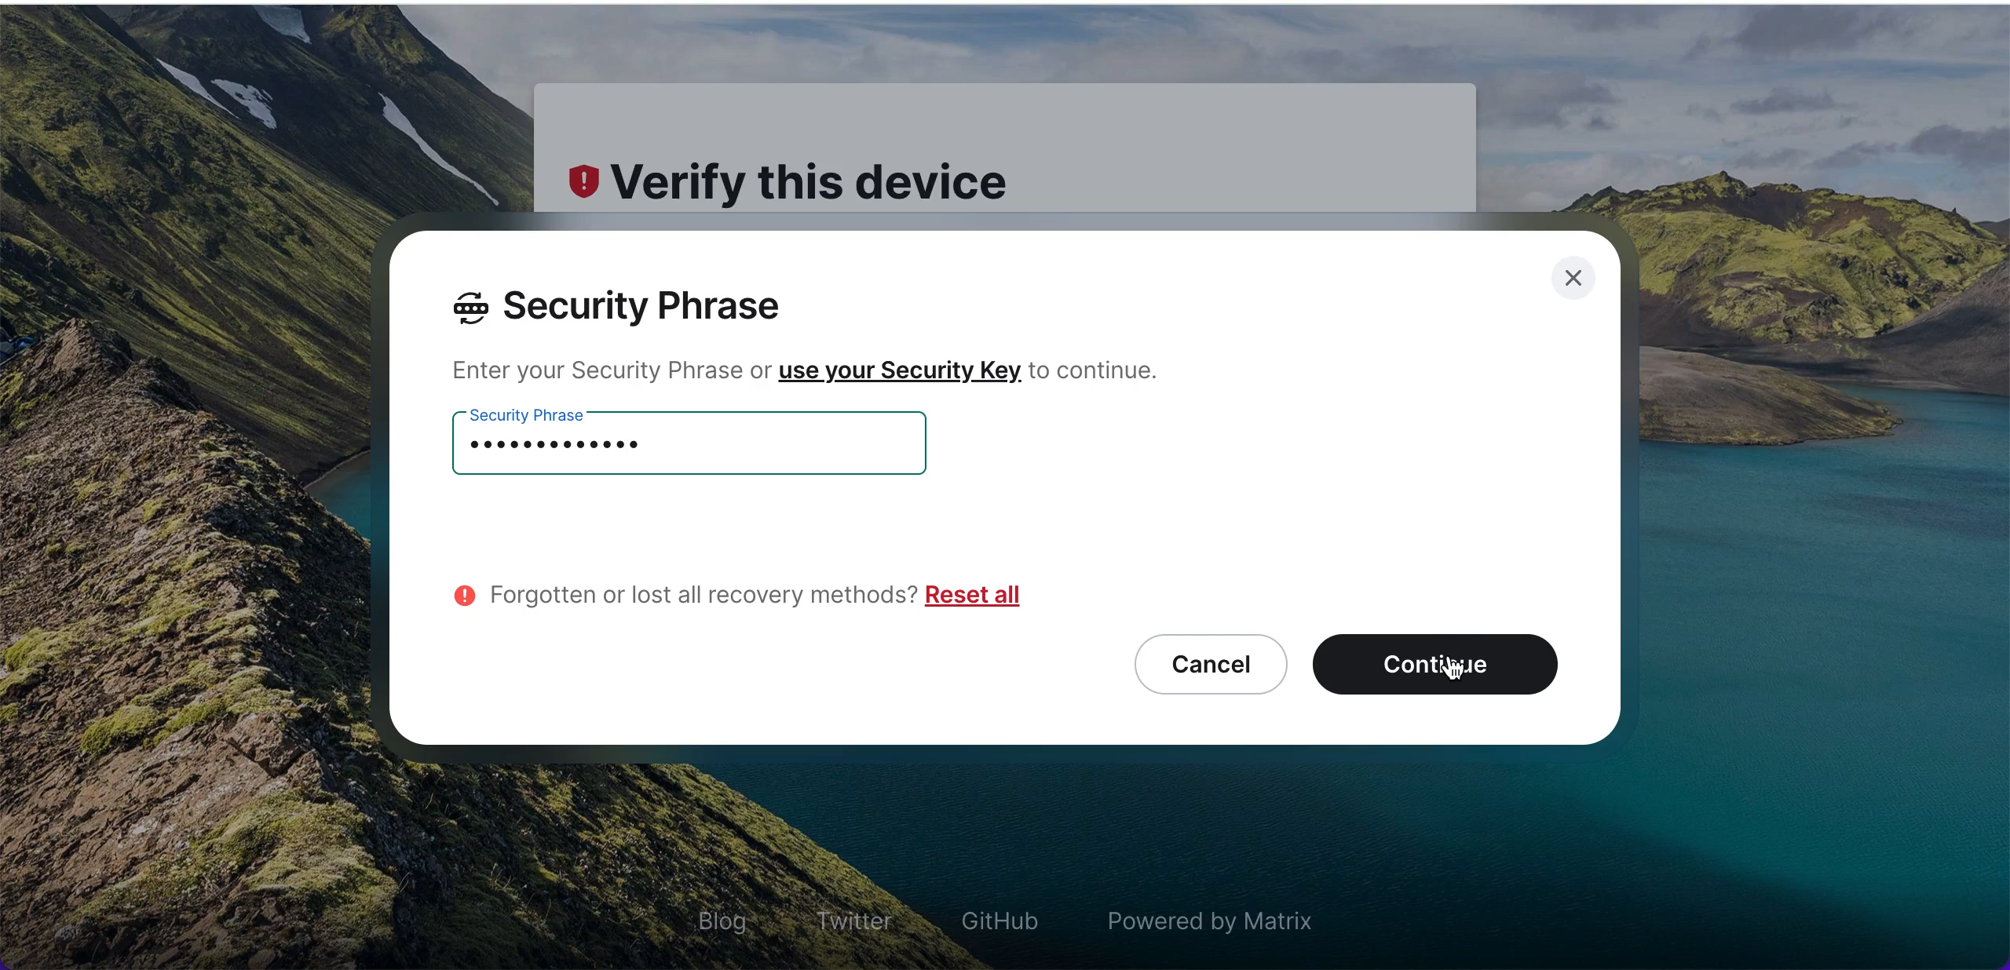  What do you see at coordinates (1219, 913) in the screenshot?
I see `powered by matrix` at bounding box center [1219, 913].